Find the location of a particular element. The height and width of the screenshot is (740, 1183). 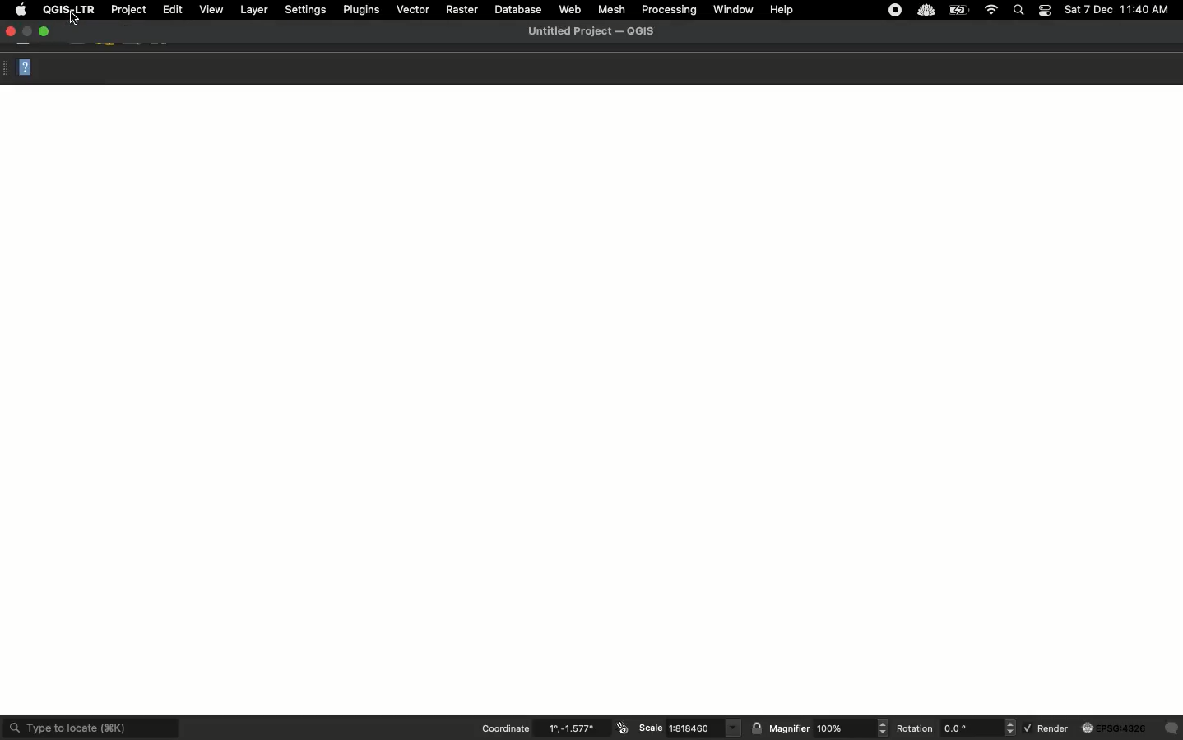

Render is located at coordinates (1046, 725).